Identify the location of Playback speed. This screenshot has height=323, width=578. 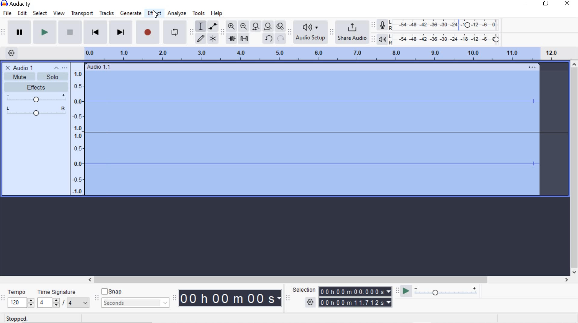
(448, 292).